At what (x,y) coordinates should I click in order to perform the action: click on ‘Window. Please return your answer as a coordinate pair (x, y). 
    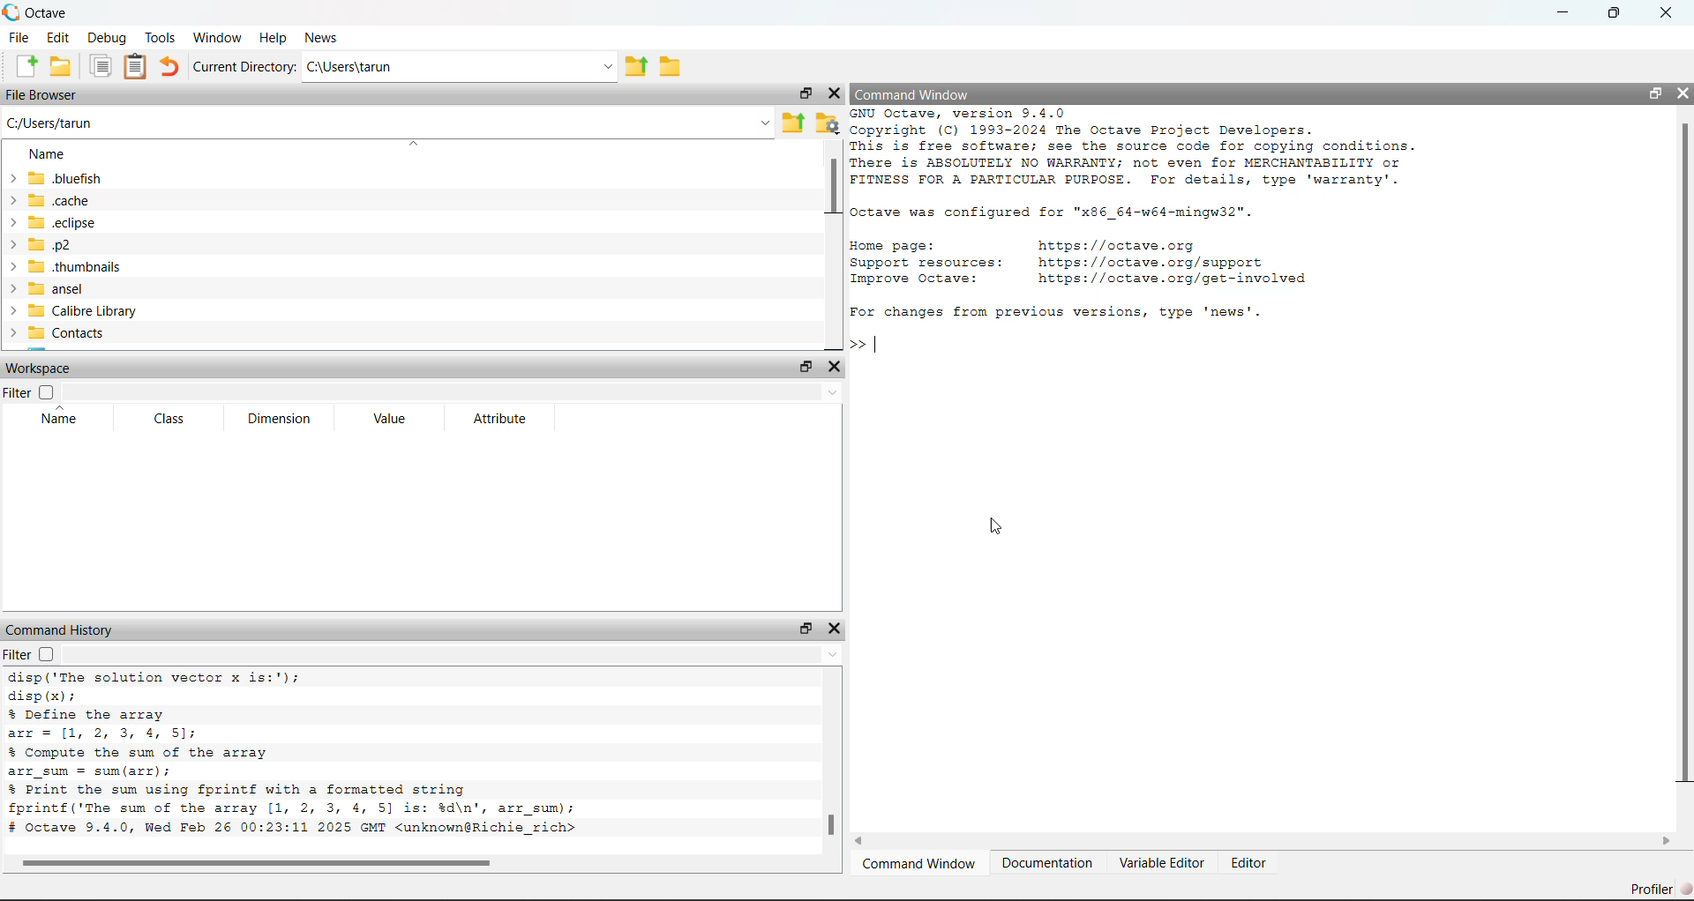
    Looking at the image, I should click on (219, 35).